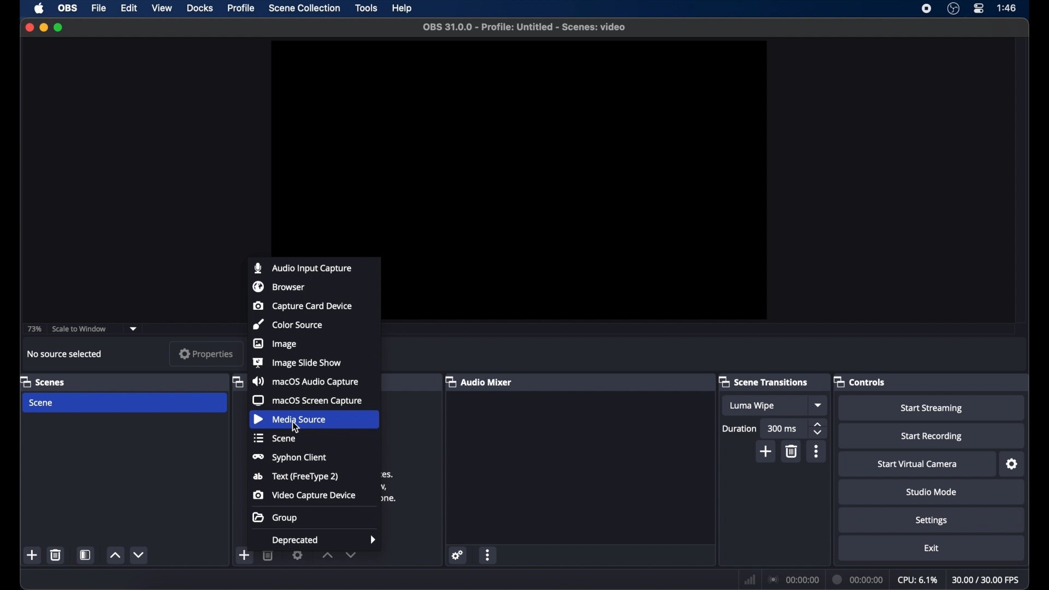 Image resolution: width=1049 pixels, height=590 pixels. What do you see at coordinates (79, 329) in the screenshot?
I see `scale to window` at bounding box center [79, 329].